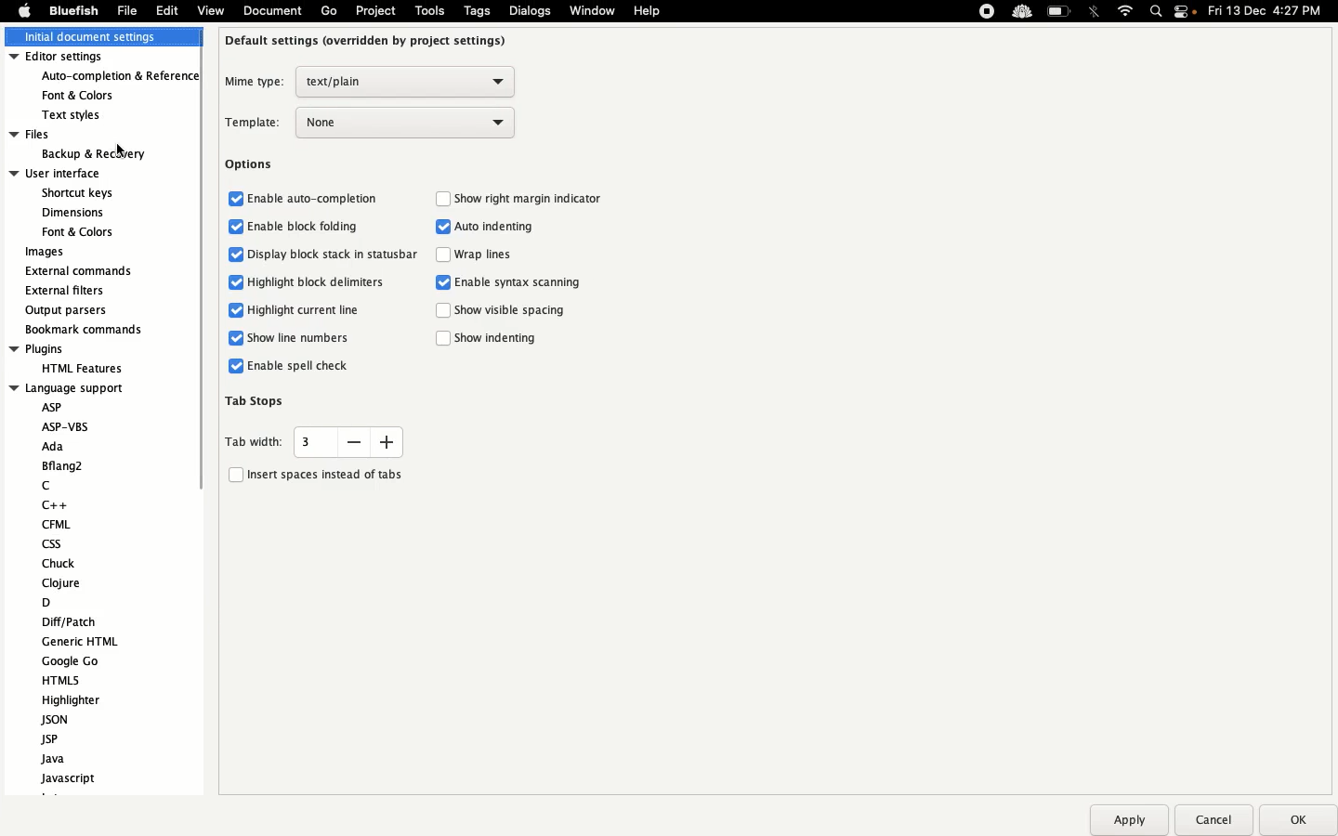 The width and height of the screenshot is (1338, 836). I want to click on Dialogs, so click(531, 9).